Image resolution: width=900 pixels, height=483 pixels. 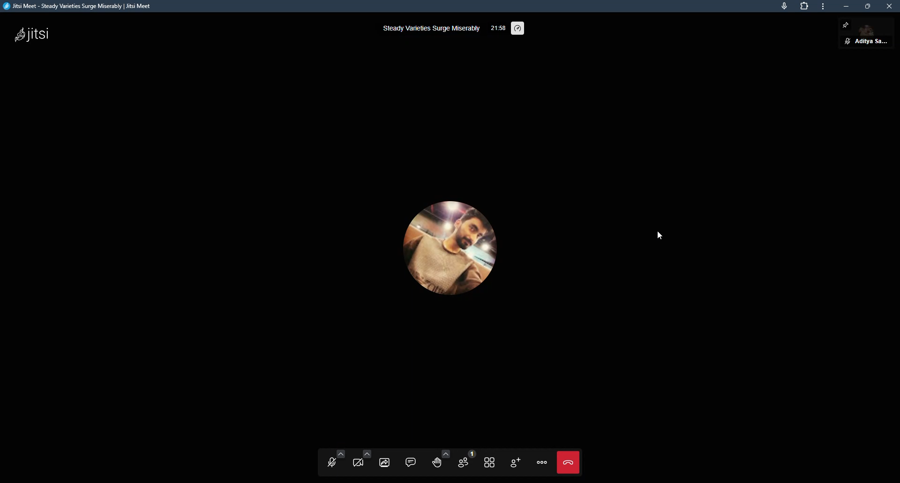 What do you see at coordinates (847, 25) in the screenshot?
I see `pin` at bounding box center [847, 25].